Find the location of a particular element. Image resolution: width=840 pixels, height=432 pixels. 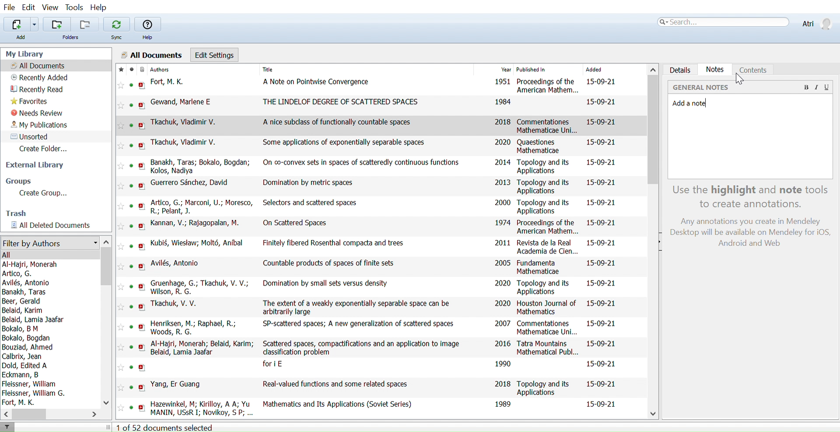

Recently read is located at coordinates (38, 90).